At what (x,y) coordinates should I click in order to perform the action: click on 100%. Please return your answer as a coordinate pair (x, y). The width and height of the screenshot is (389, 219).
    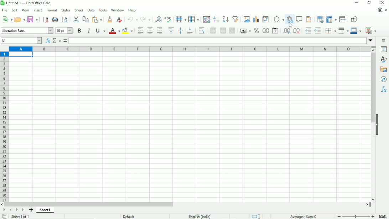
    Looking at the image, I should click on (384, 216).